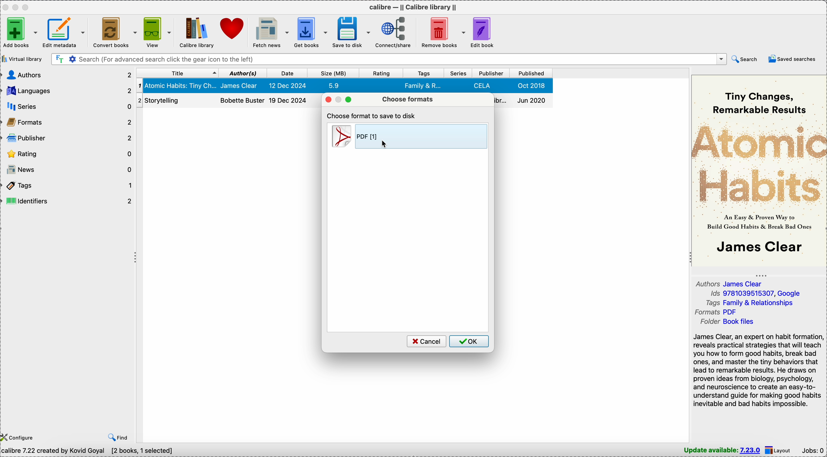  I want to click on donate, so click(232, 29).